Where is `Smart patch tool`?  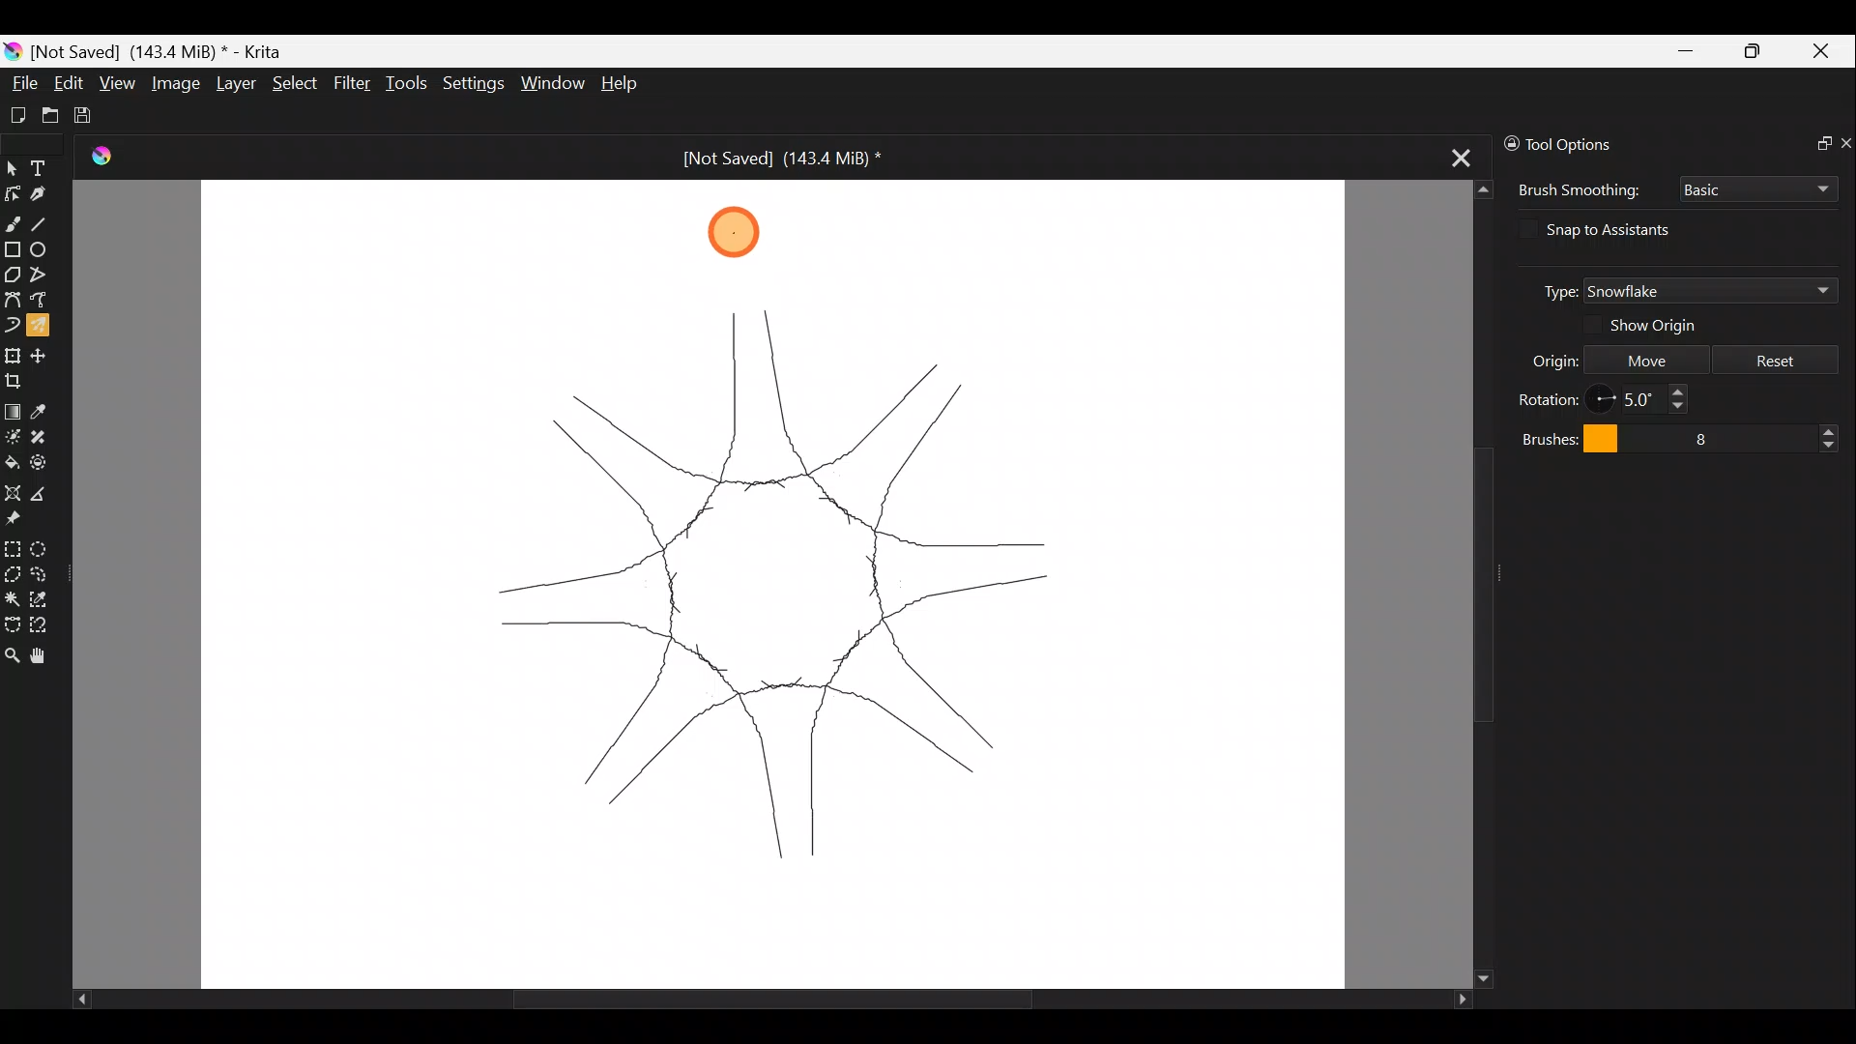
Smart patch tool is located at coordinates (41, 436).